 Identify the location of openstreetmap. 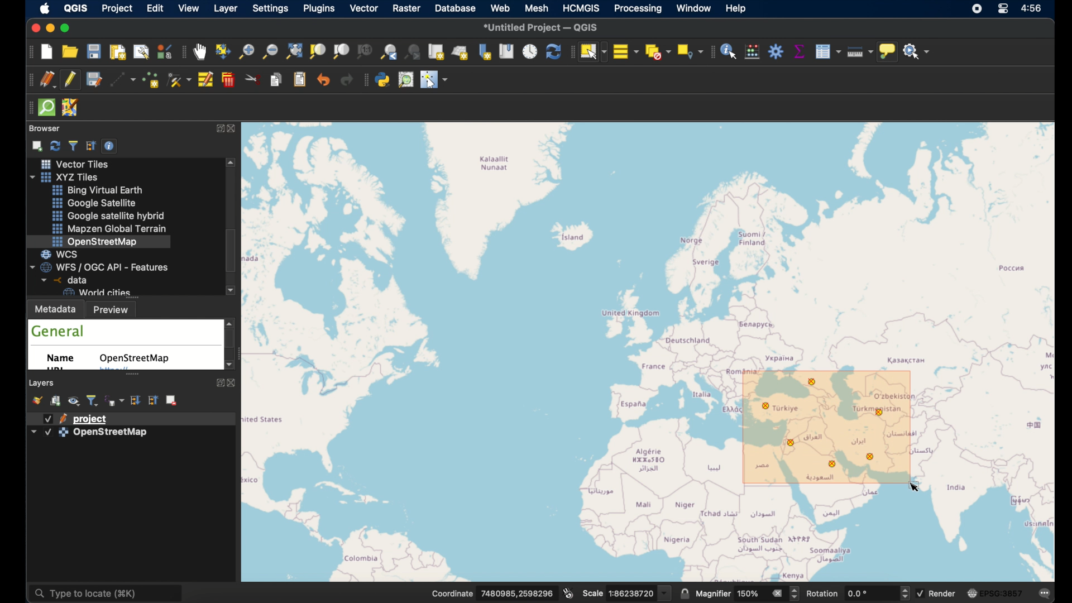
(137, 358).